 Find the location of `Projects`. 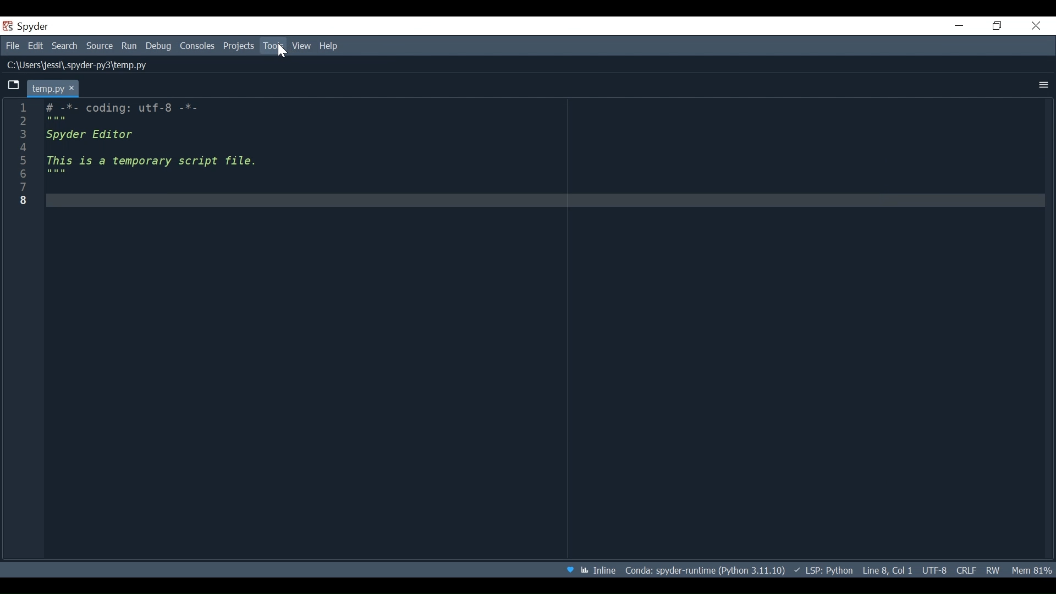

Projects is located at coordinates (239, 46).